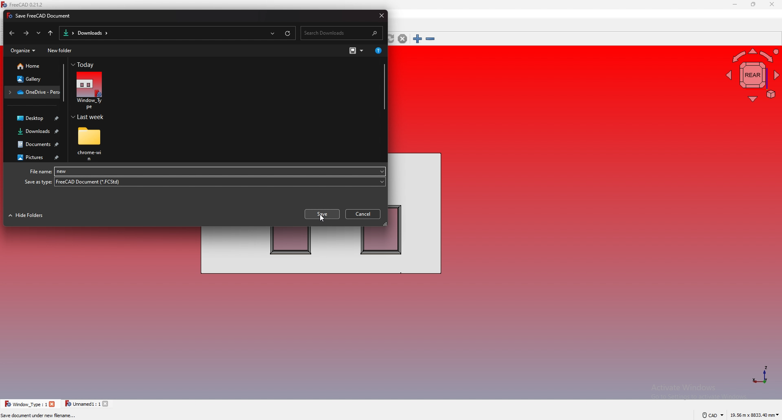 The height and width of the screenshot is (420, 782). What do you see at coordinates (33, 92) in the screenshot?
I see `OJrewrive - Per` at bounding box center [33, 92].